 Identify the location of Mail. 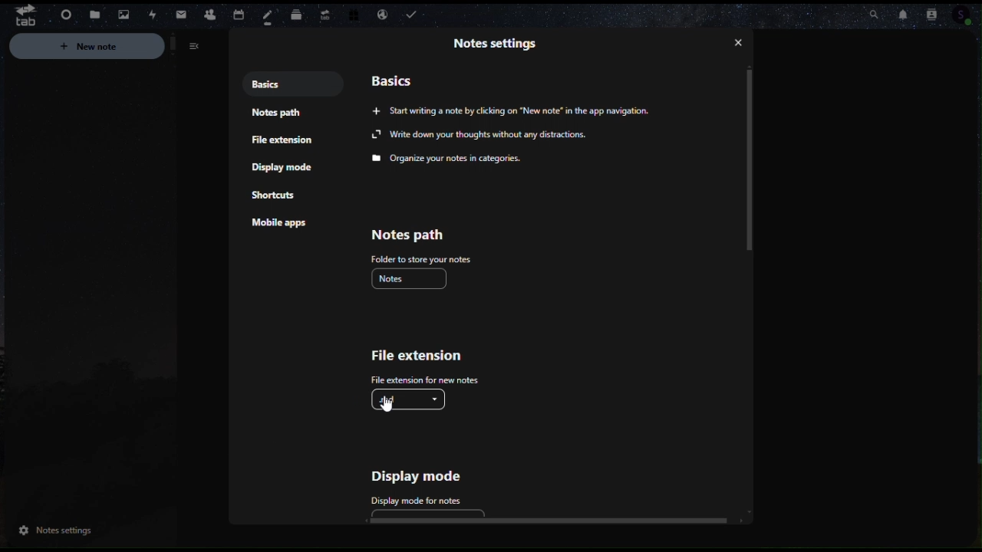
(182, 15).